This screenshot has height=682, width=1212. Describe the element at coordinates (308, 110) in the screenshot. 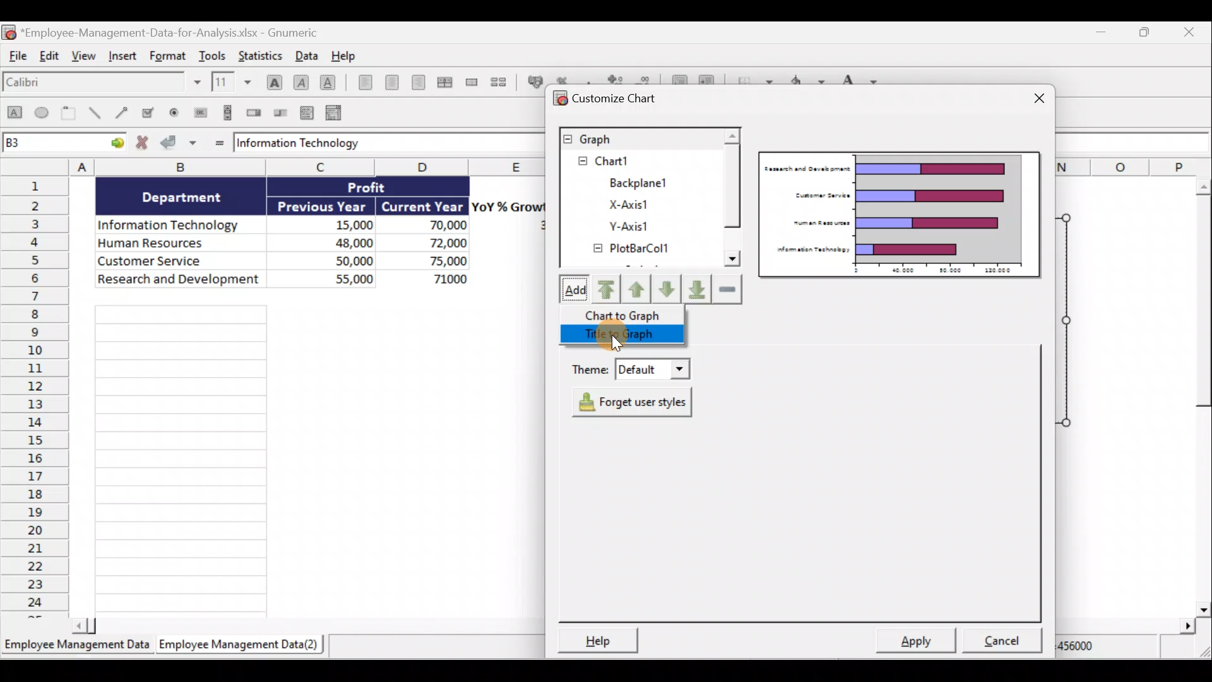

I see `Create a list` at that location.